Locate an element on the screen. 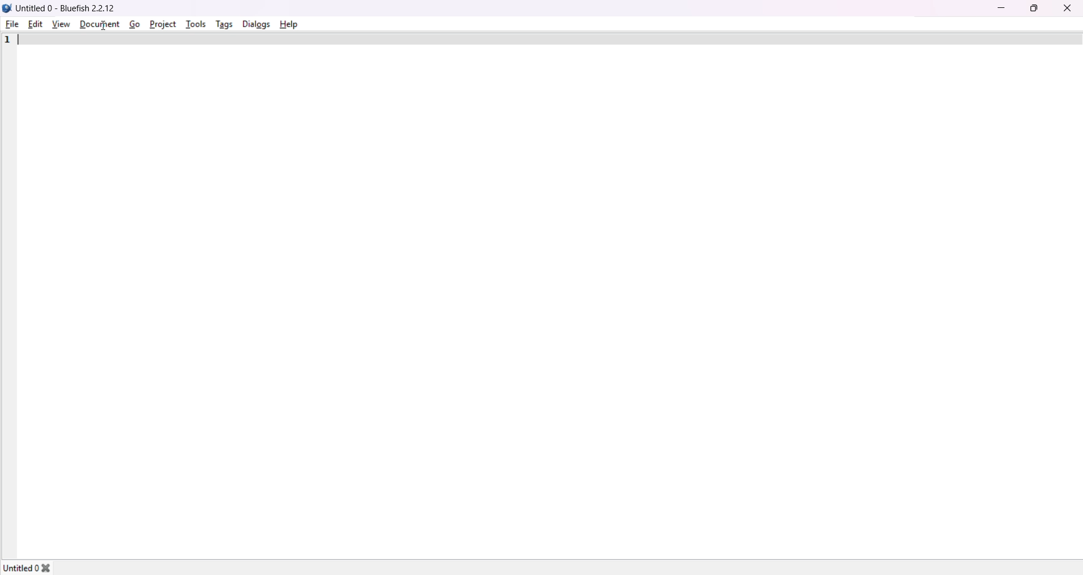 The width and height of the screenshot is (1083, 575). maximize is located at coordinates (1033, 7).